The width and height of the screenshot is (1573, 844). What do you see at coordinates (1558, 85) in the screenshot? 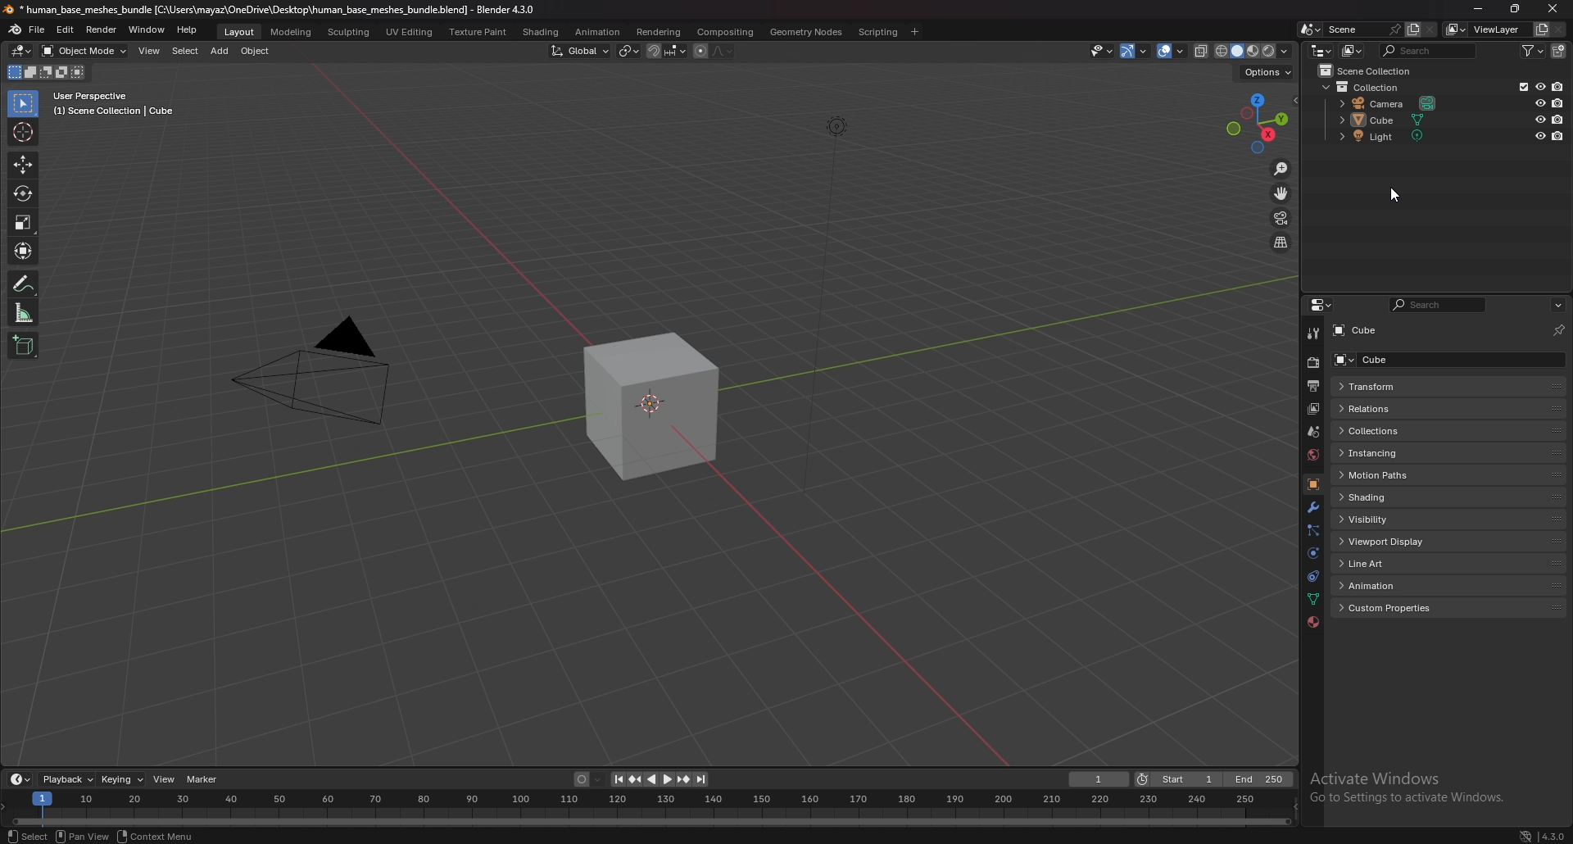
I see `disable in renders` at bounding box center [1558, 85].